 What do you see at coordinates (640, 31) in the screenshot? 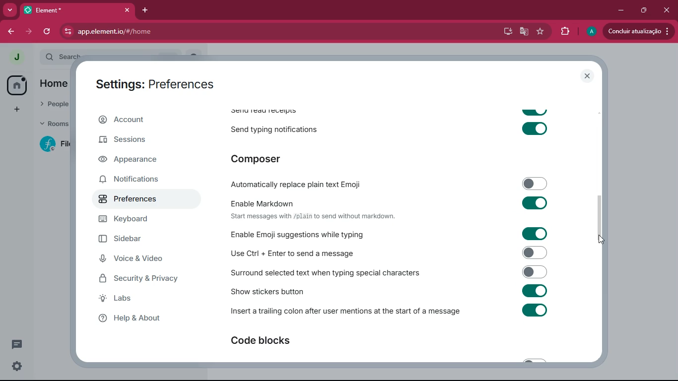
I see `Update` at bounding box center [640, 31].